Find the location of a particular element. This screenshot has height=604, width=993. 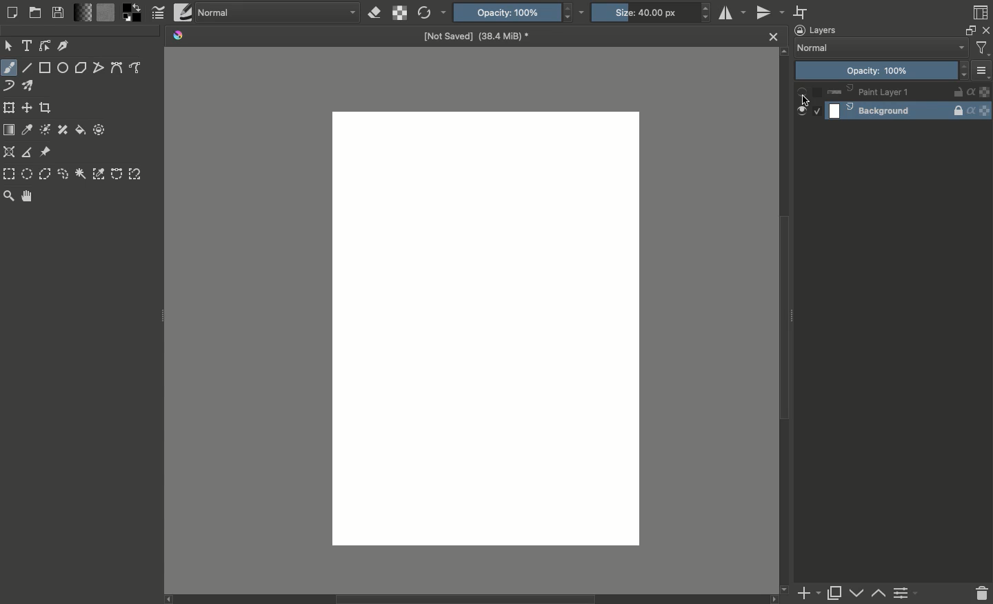

Preserve alpha is located at coordinates (399, 14).